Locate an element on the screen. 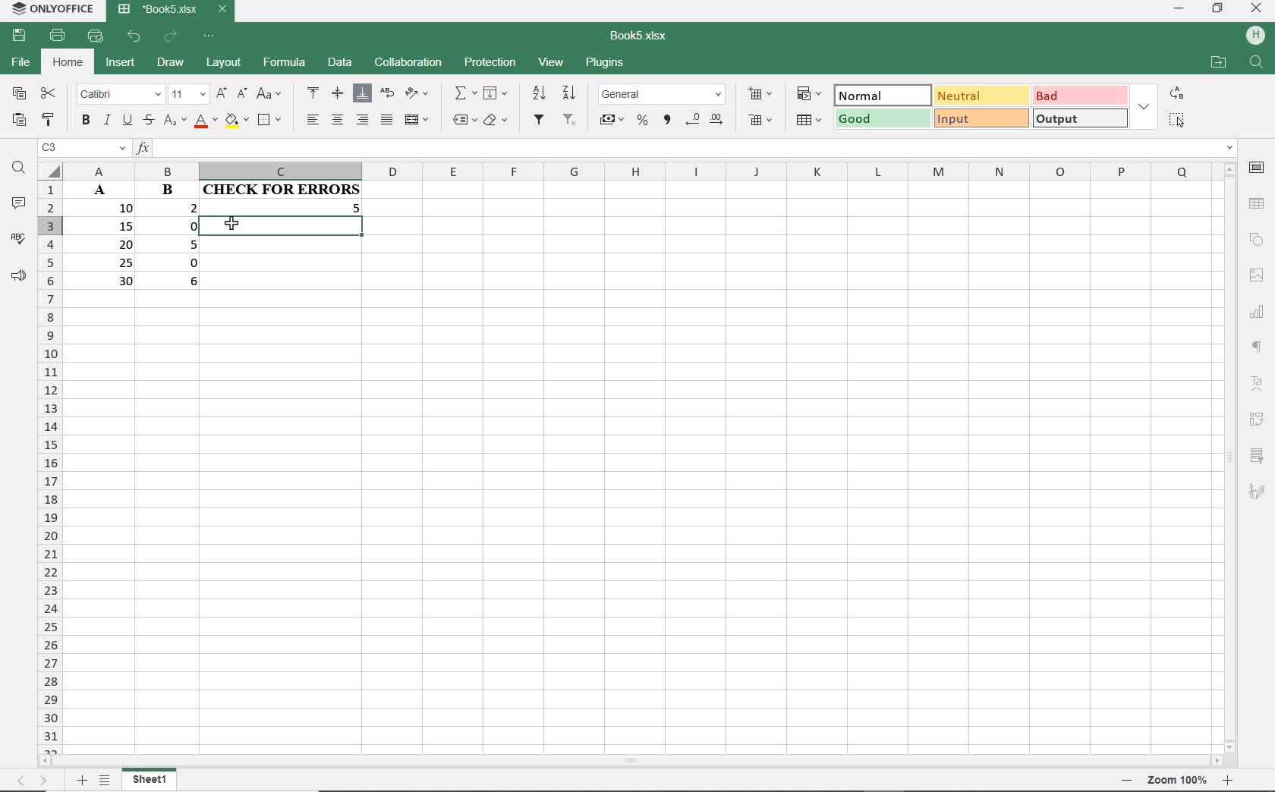  SELECT ALL is located at coordinates (1178, 121).